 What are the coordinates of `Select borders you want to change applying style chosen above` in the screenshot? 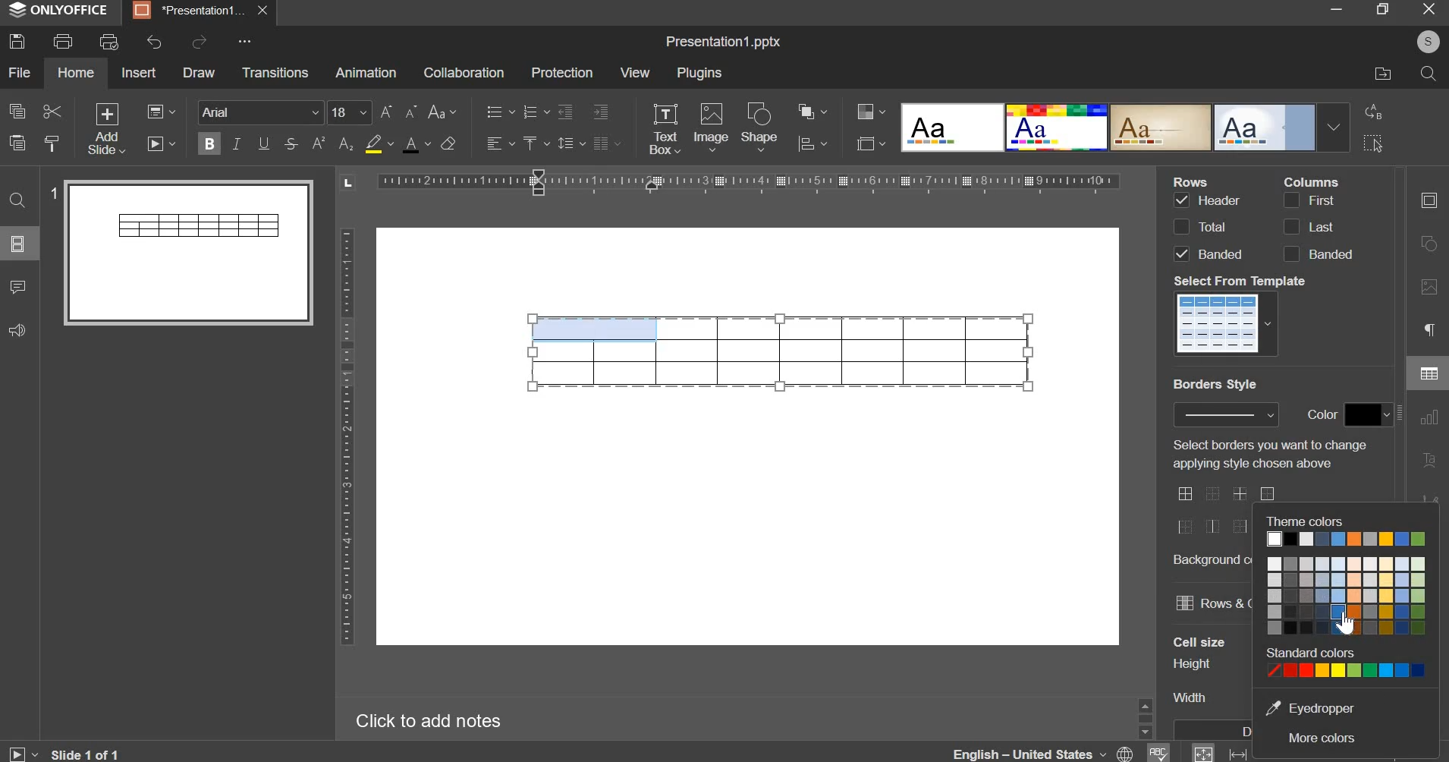 It's located at (1267, 454).